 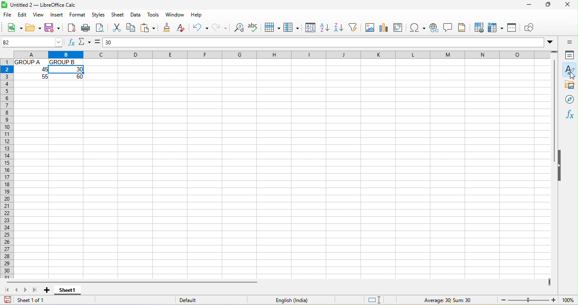 What do you see at coordinates (33, 27) in the screenshot?
I see `open` at bounding box center [33, 27].